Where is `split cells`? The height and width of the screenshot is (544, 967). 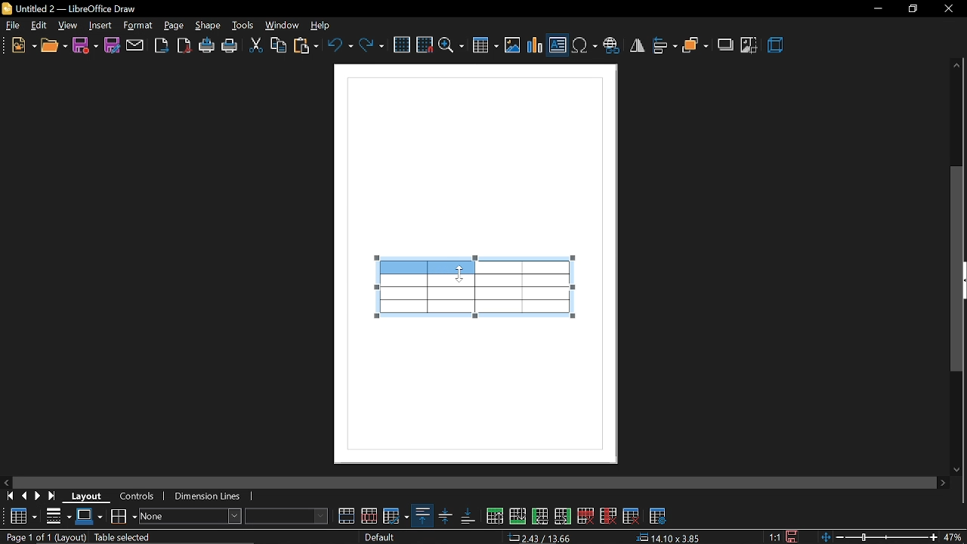 split cells is located at coordinates (370, 516).